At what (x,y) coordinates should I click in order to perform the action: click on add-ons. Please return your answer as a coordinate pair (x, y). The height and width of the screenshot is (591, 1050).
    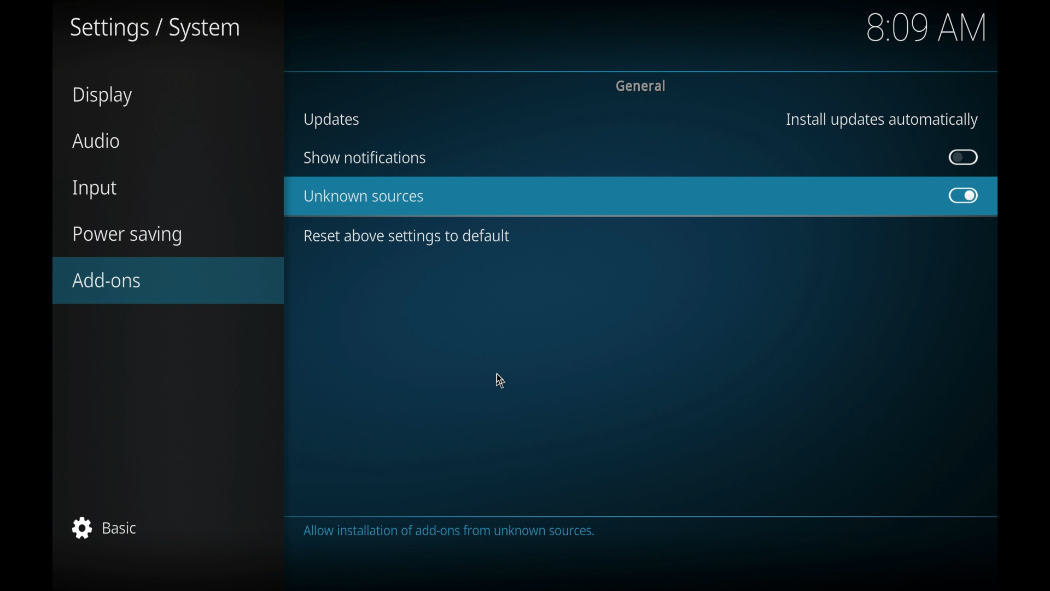
    Looking at the image, I should click on (170, 280).